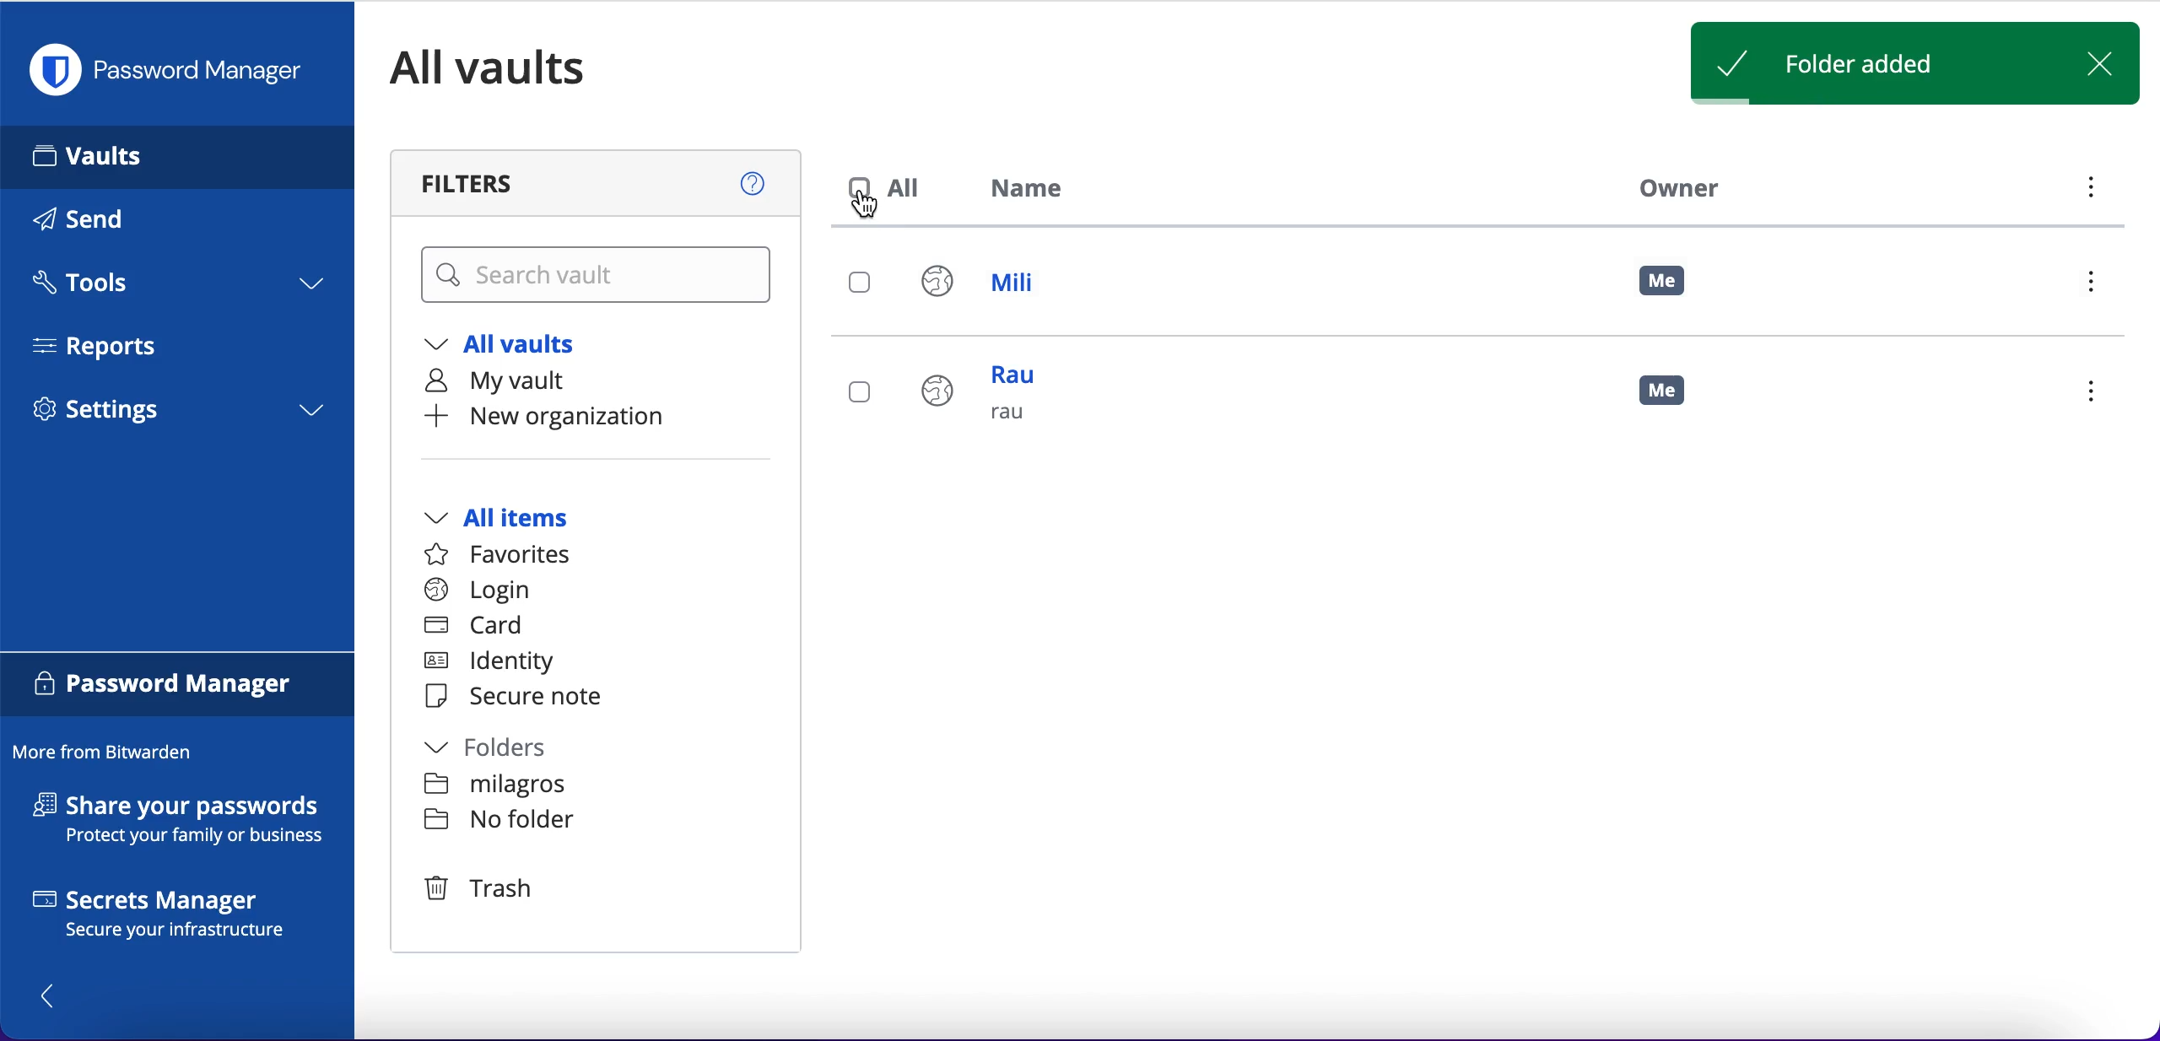 Image resolution: width=2160 pixels, height=1041 pixels. Describe the element at coordinates (1675, 398) in the screenshot. I see `me` at that location.